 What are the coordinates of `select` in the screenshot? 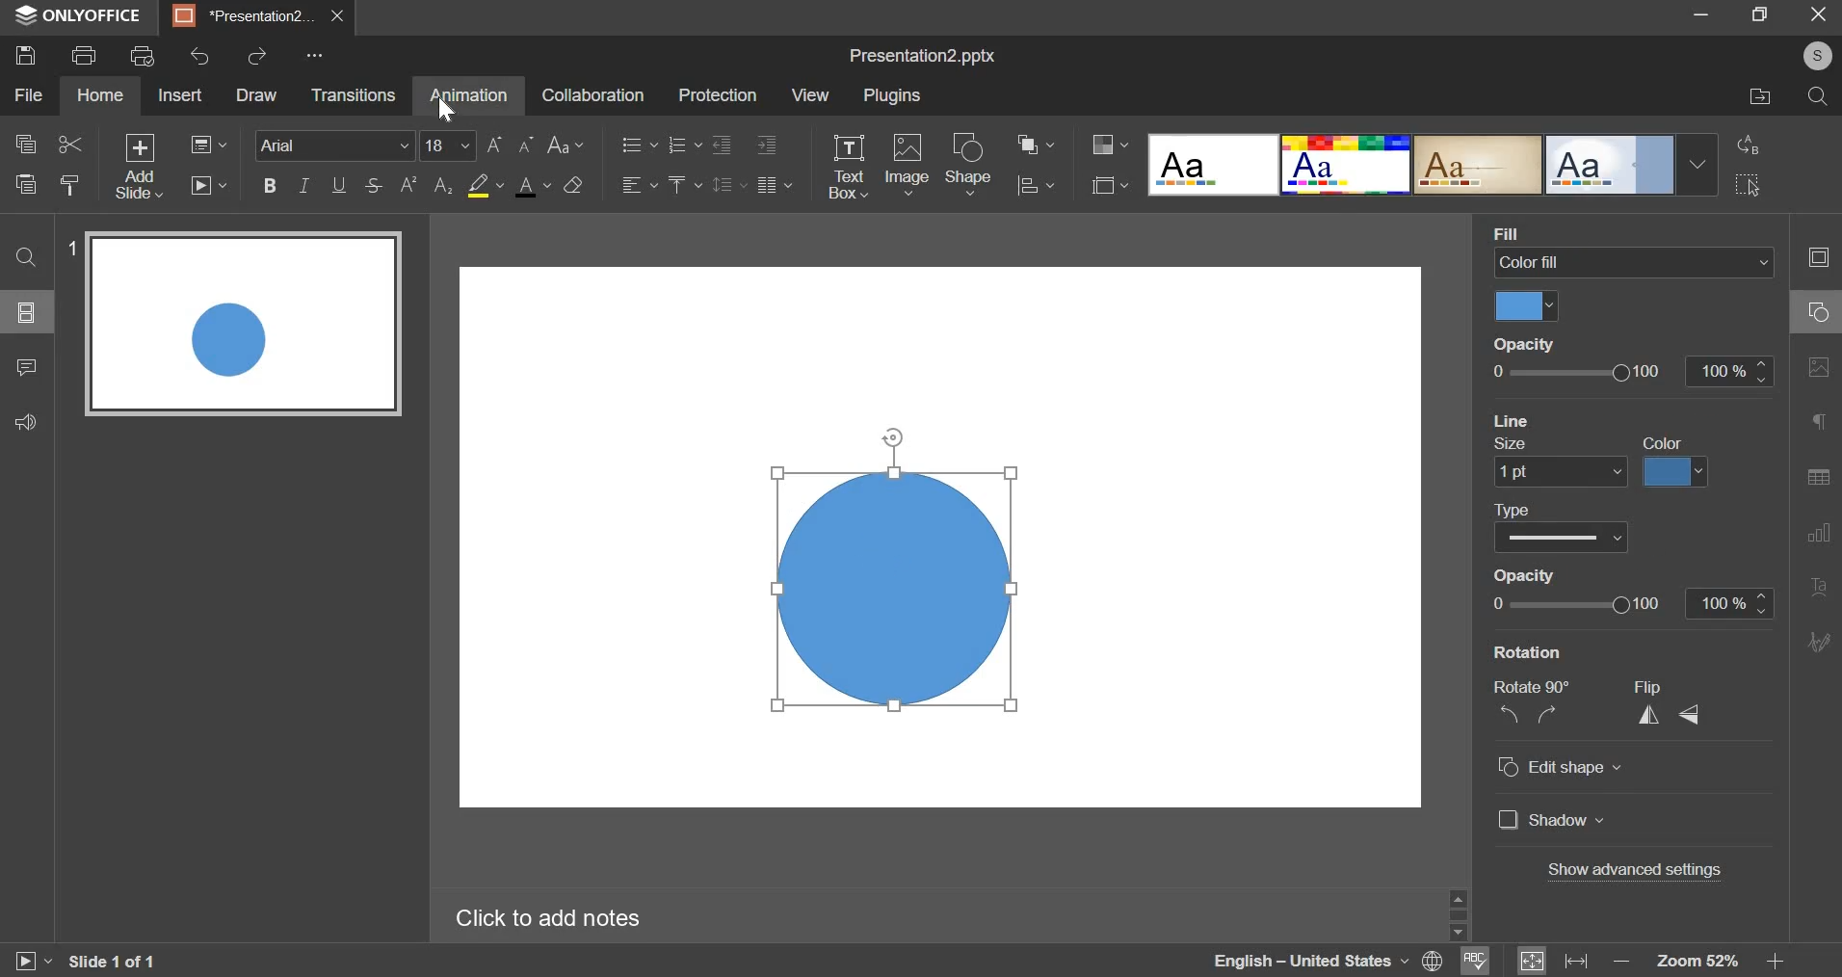 It's located at (1750, 182).